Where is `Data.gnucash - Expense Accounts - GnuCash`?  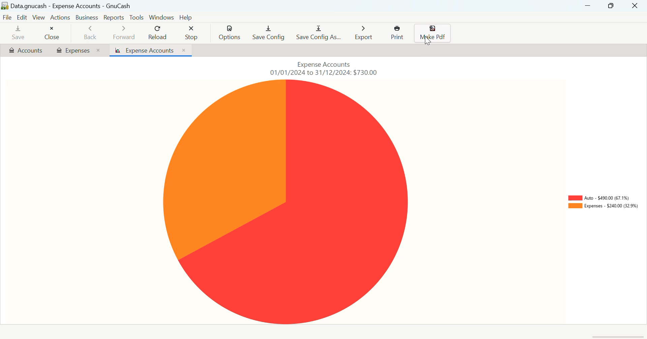
Data.gnucash - Expense Accounts - GnuCash is located at coordinates (69, 6).